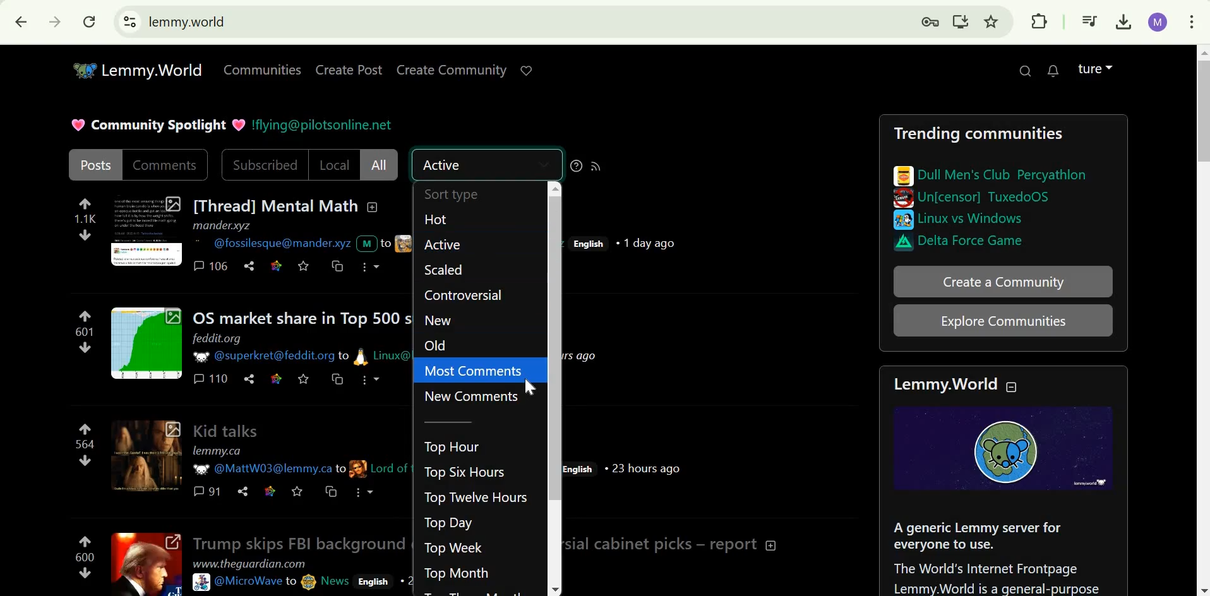 This screenshot has width=1210, height=596. I want to click on [Thread] Mental Math, so click(275, 205).